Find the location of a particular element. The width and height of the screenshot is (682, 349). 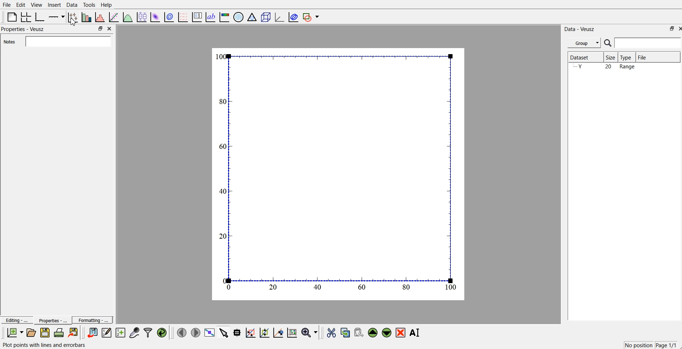

Export to graphics format is located at coordinates (74, 333).